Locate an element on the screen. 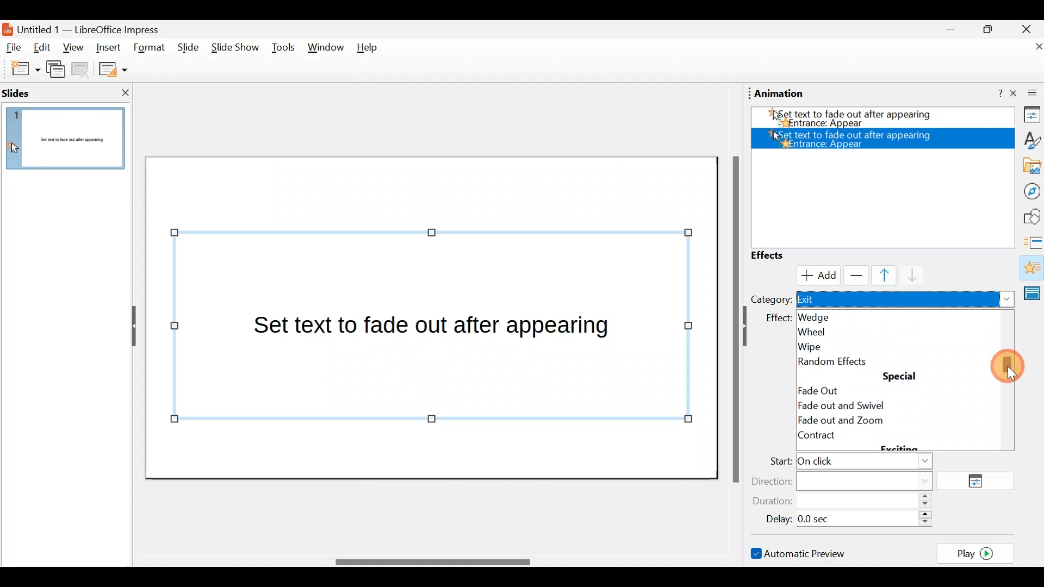 This screenshot has width=1044, height=587. Slide pane is located at coordinates (67, 139).